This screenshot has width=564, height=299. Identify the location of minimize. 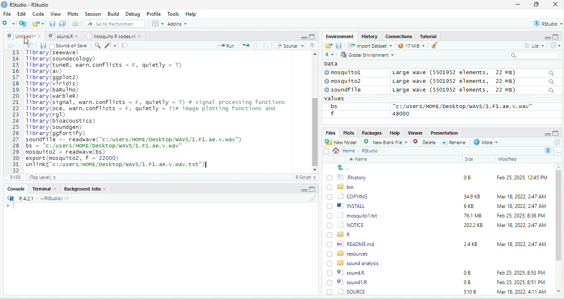
(304, 37).